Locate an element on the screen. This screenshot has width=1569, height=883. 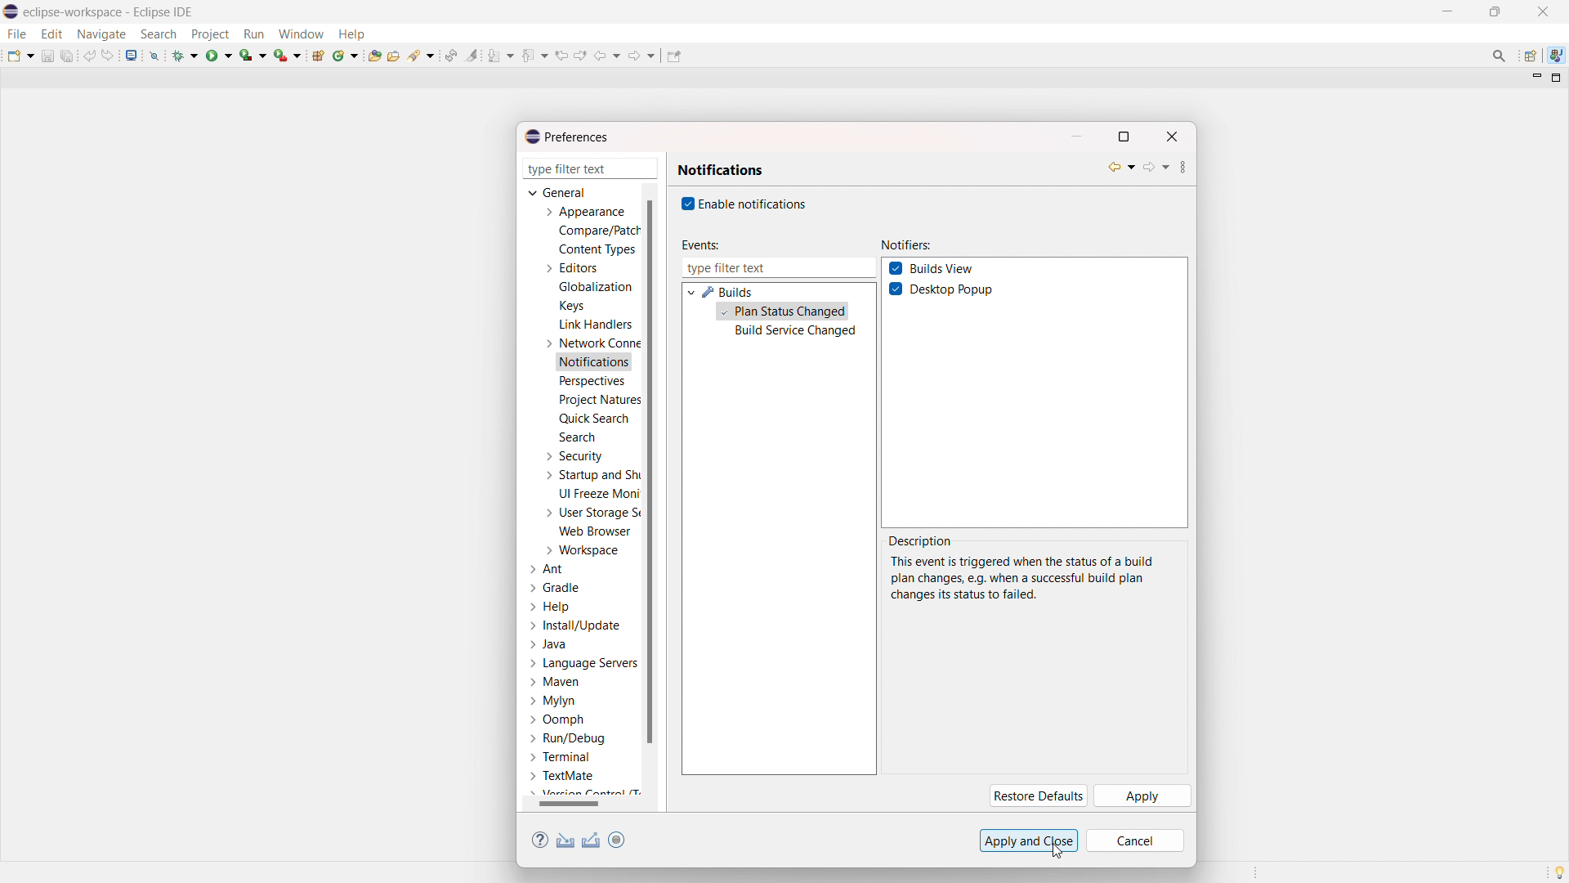
open console is located at coordinates (131, 56).